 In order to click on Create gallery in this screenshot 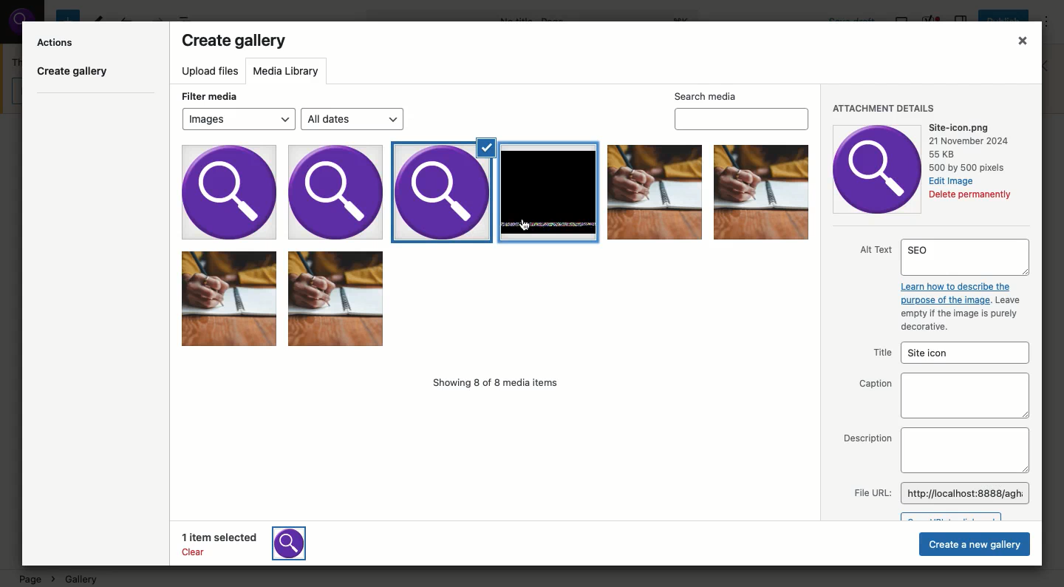, I will do `click(74, 74)`.